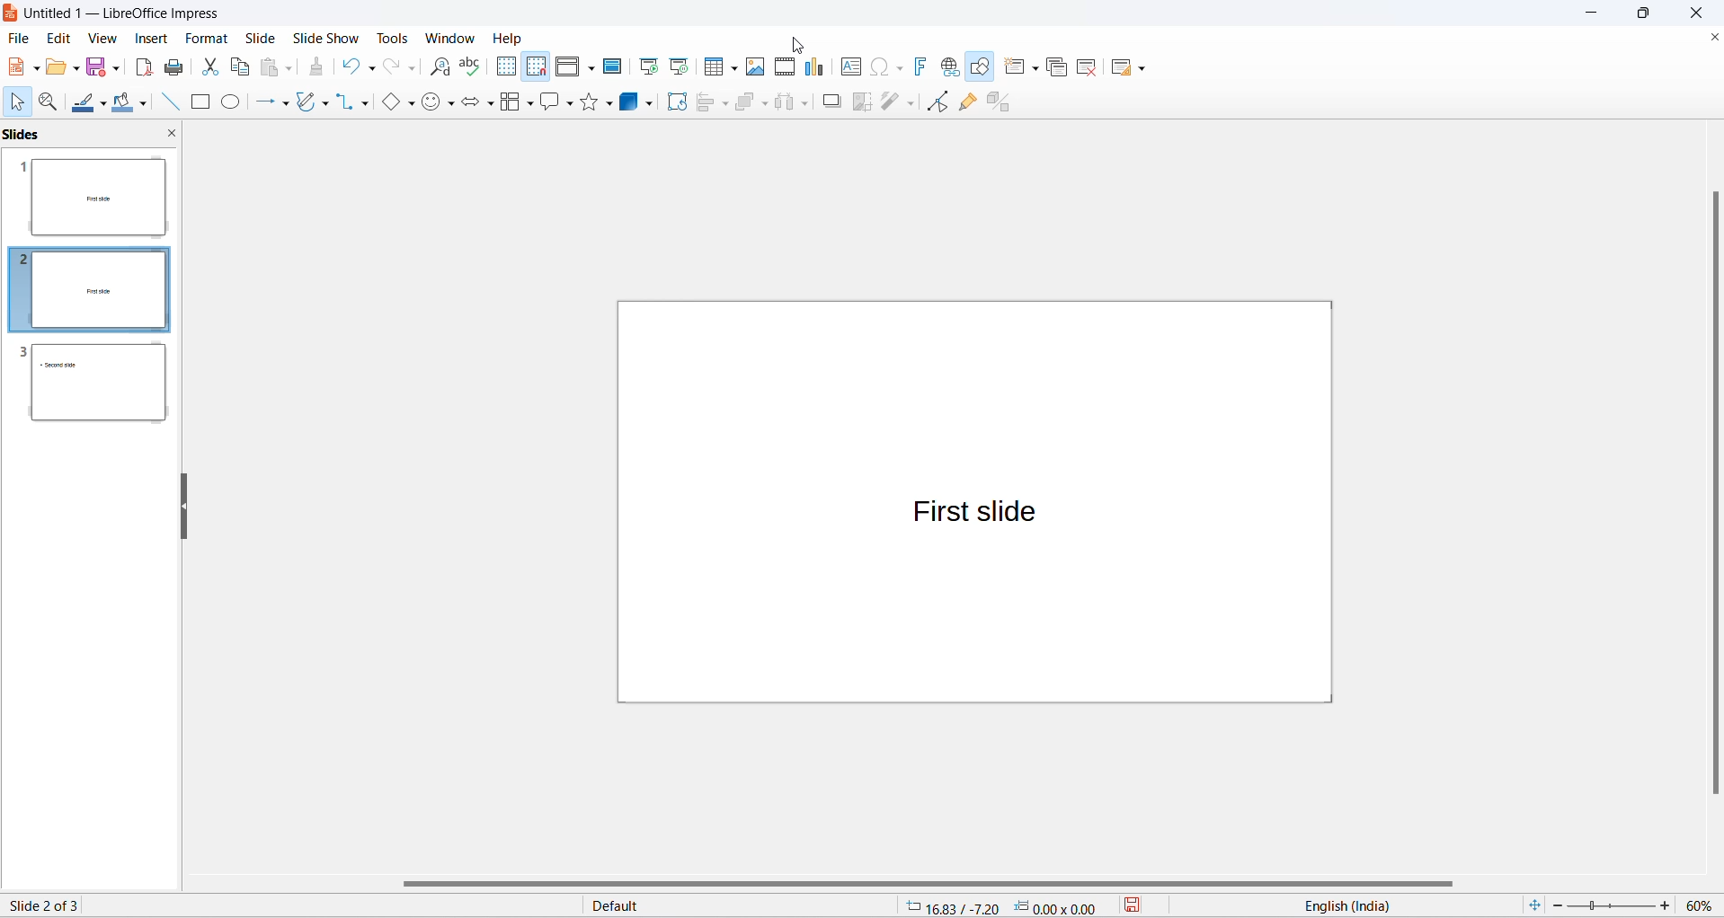  Describe the element at coordinates (35, 69) in the screenshot. I see `new file options` at that location.